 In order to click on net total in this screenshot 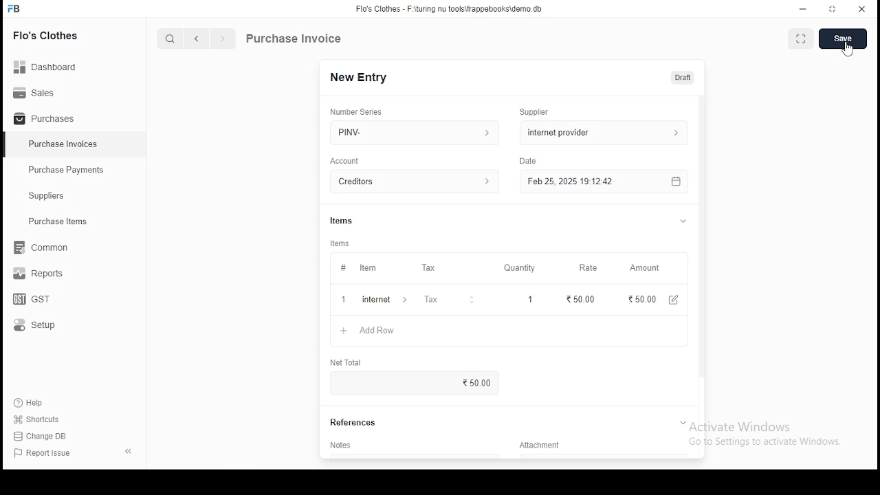, I will do `click(347, 363)`.